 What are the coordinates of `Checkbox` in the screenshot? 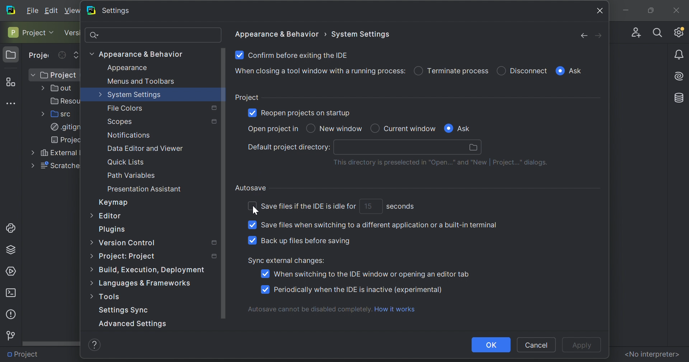 It's located at (310, 128).